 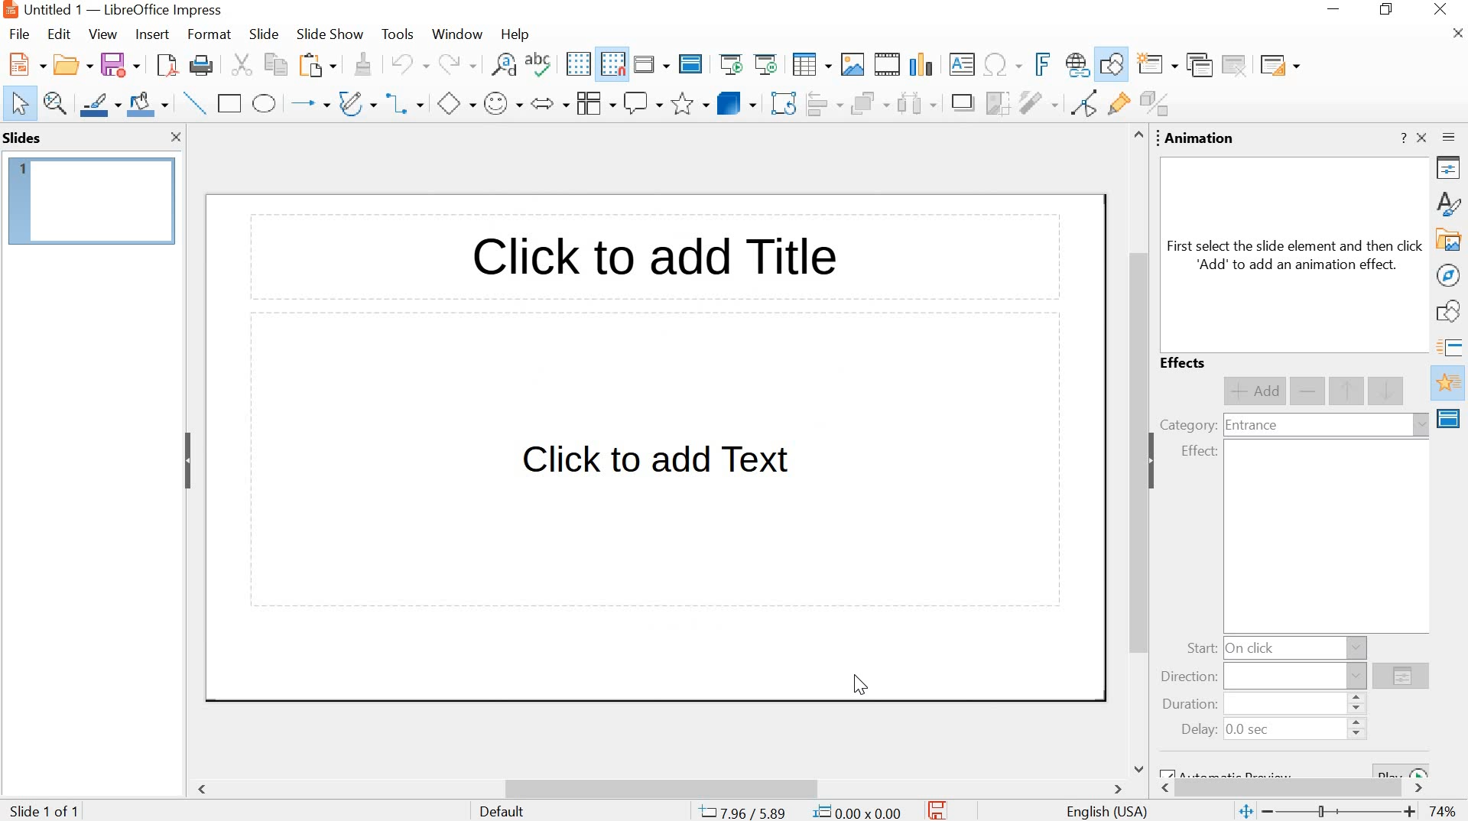 What do you see at coordinates (177, 138) in the screenshot?
I see `close` at bounding box center [177, 138].